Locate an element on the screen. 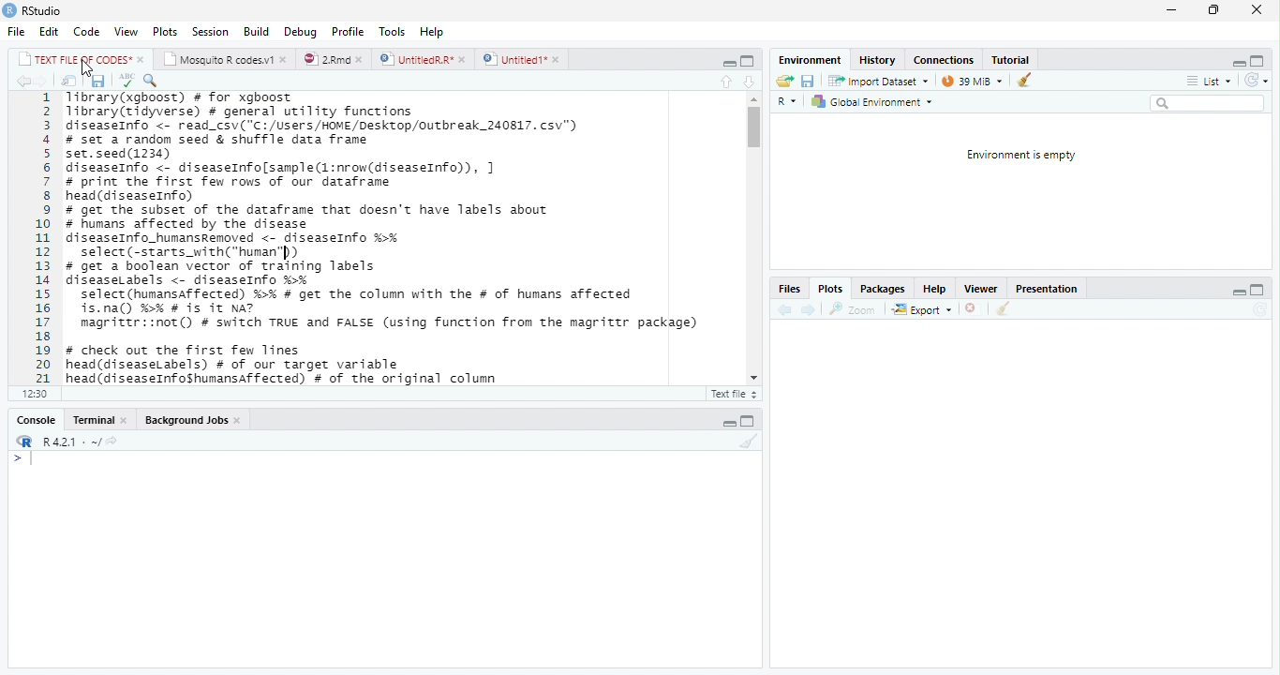 The image size is (1280, 675). Clean is located at coordinates (745, 442).